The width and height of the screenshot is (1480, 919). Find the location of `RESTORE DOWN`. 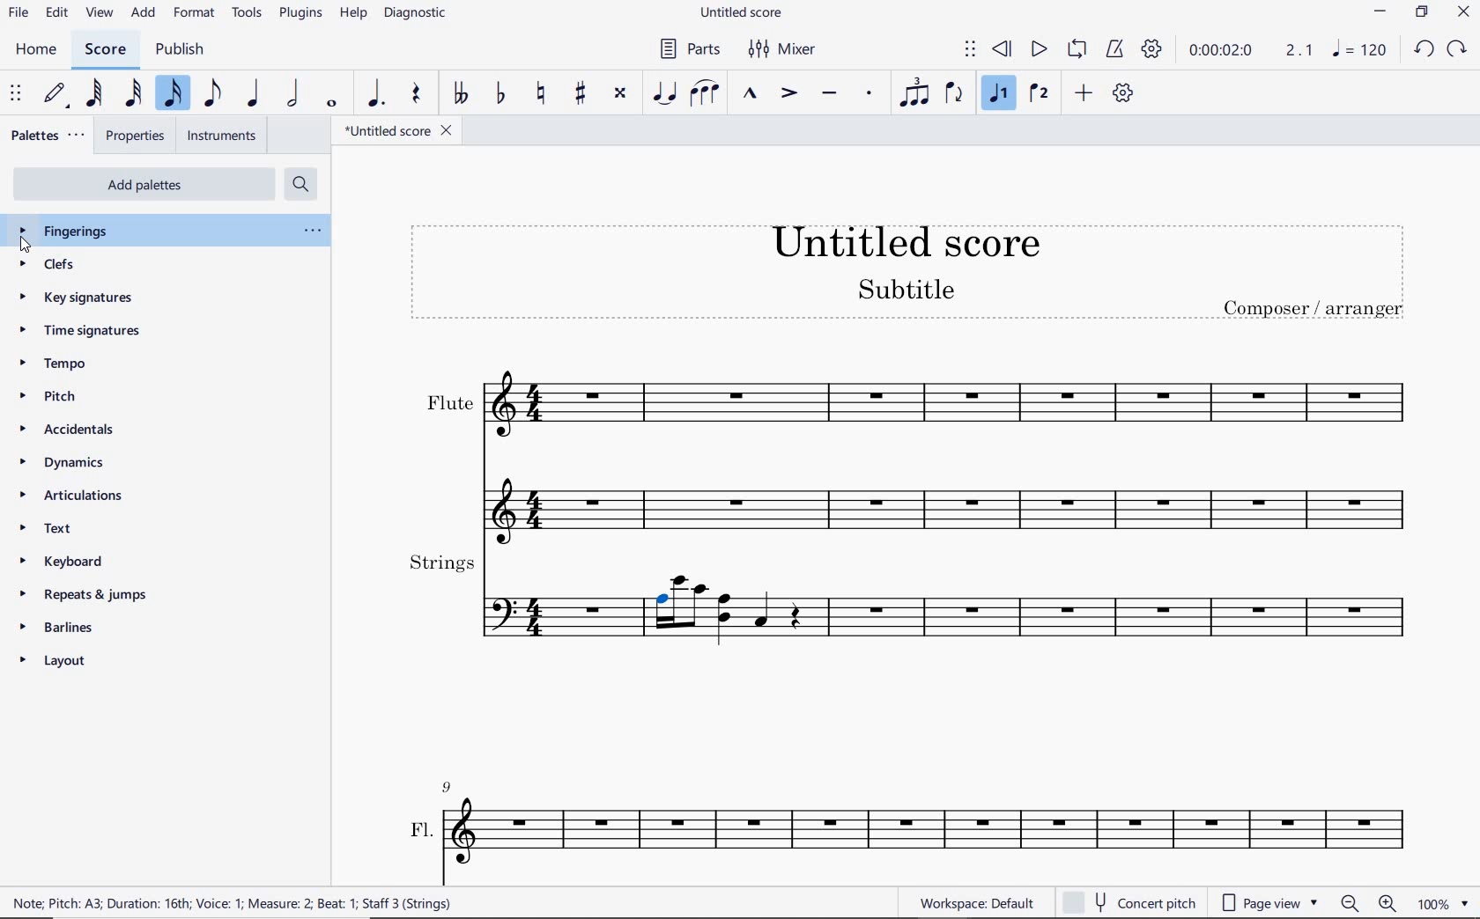

RESTORE DOWN is located at coordinates (1421, 12).